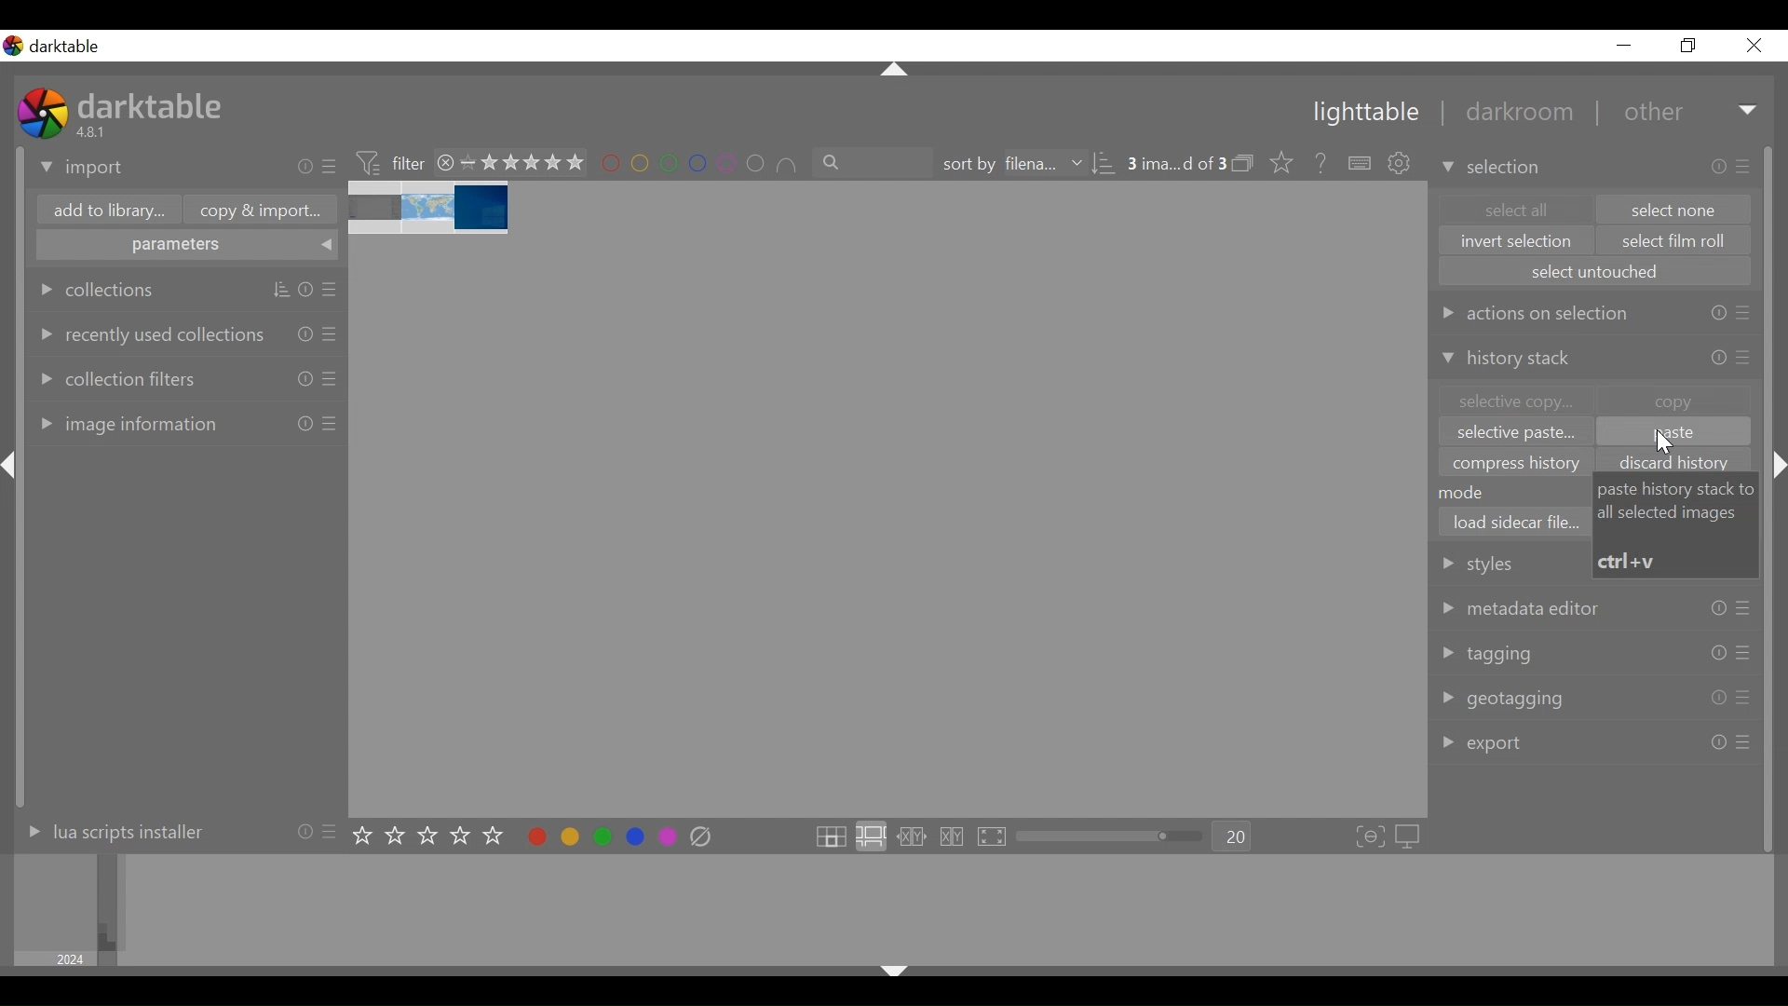  What do you see at coordinates (1010, 164) in the screenshot?
I see `sort by` at bounding box center [1010, 164].